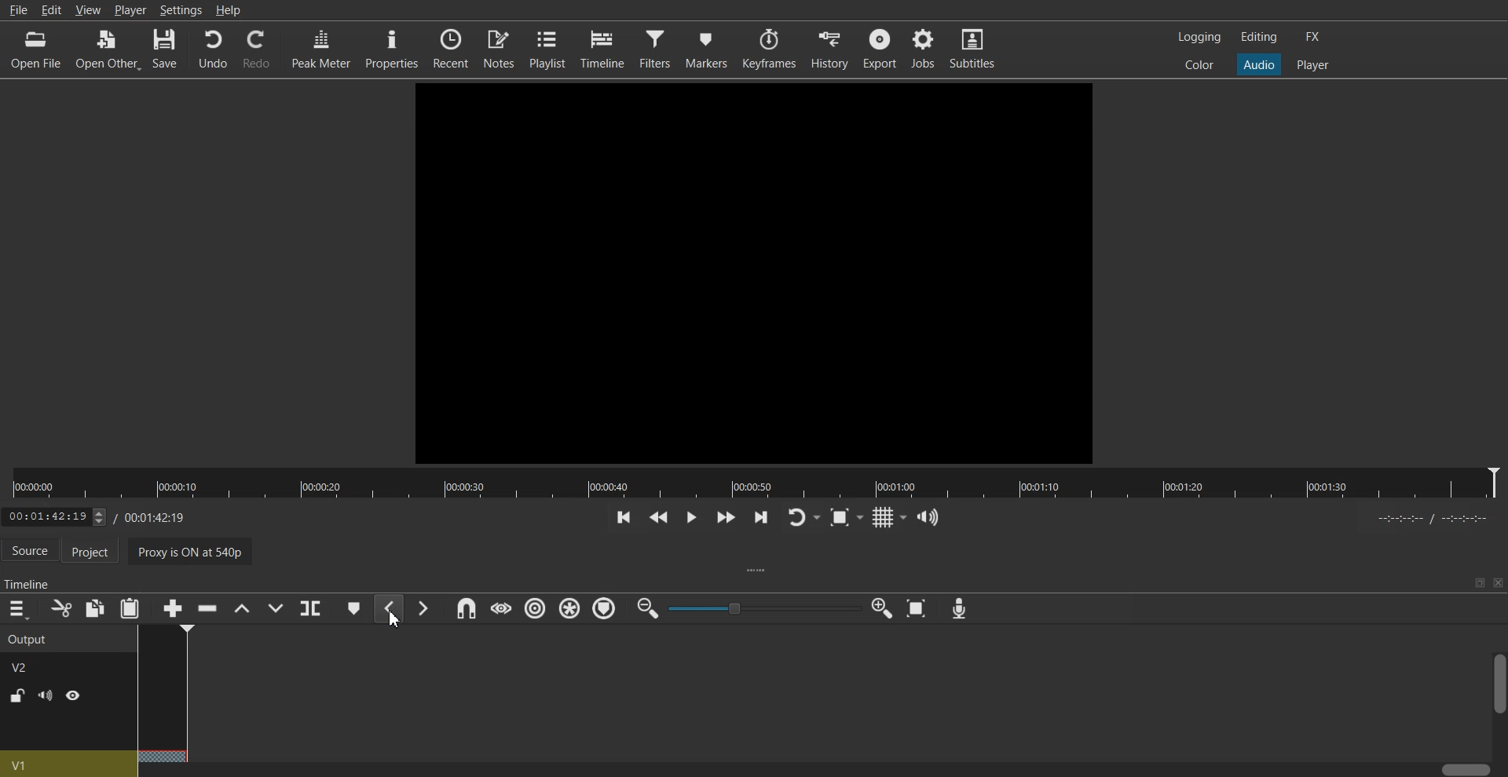  Describe the element at coordinates (924, 49) in the screenshot. I see `Jobs` at that location.